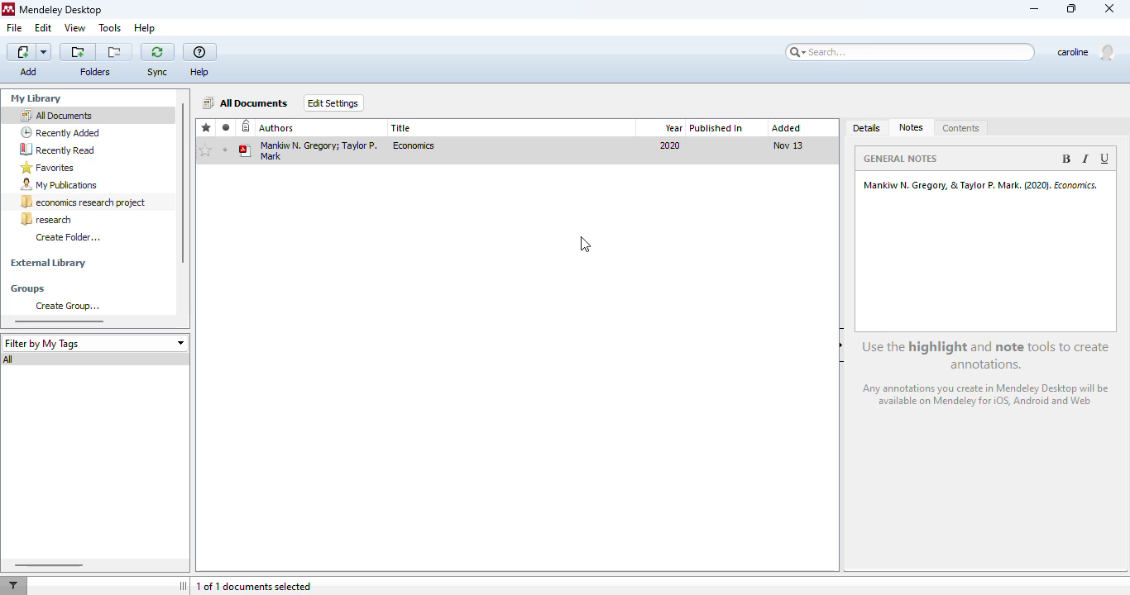 The image size is (1130, 595). Describe the element at coordinates (48, 168) in the screenshot. I see `favorites` at that location.